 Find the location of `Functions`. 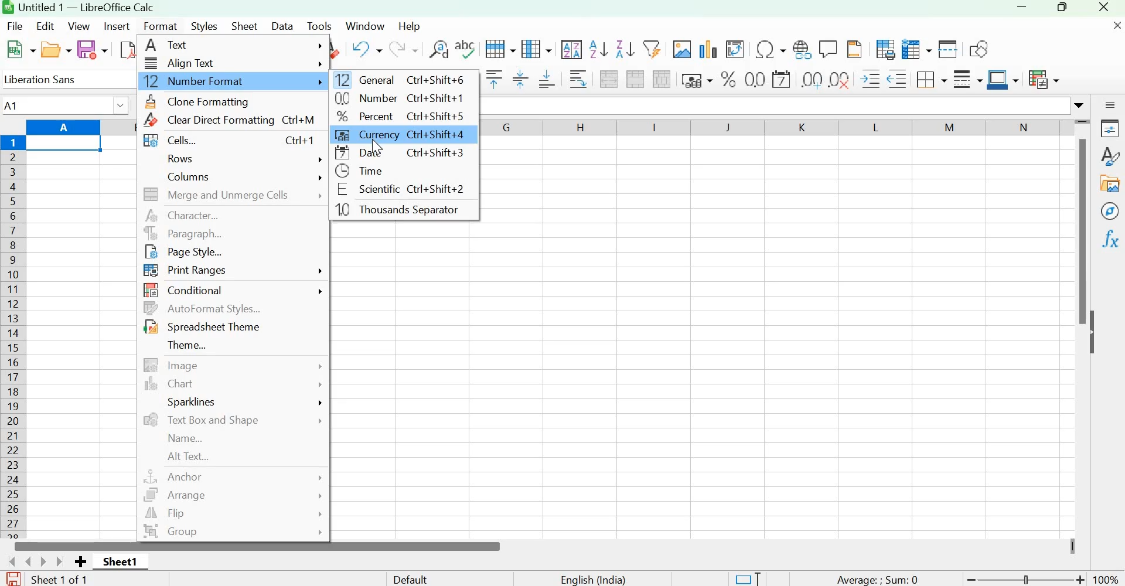

Functions is located at coordinates (1112, 238).